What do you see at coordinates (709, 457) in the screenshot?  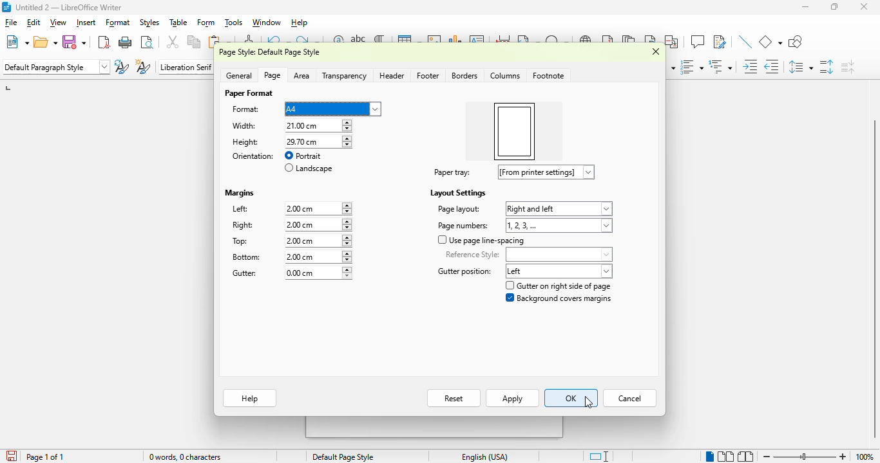 I see `single-page view` at bounding box center [709, 457].